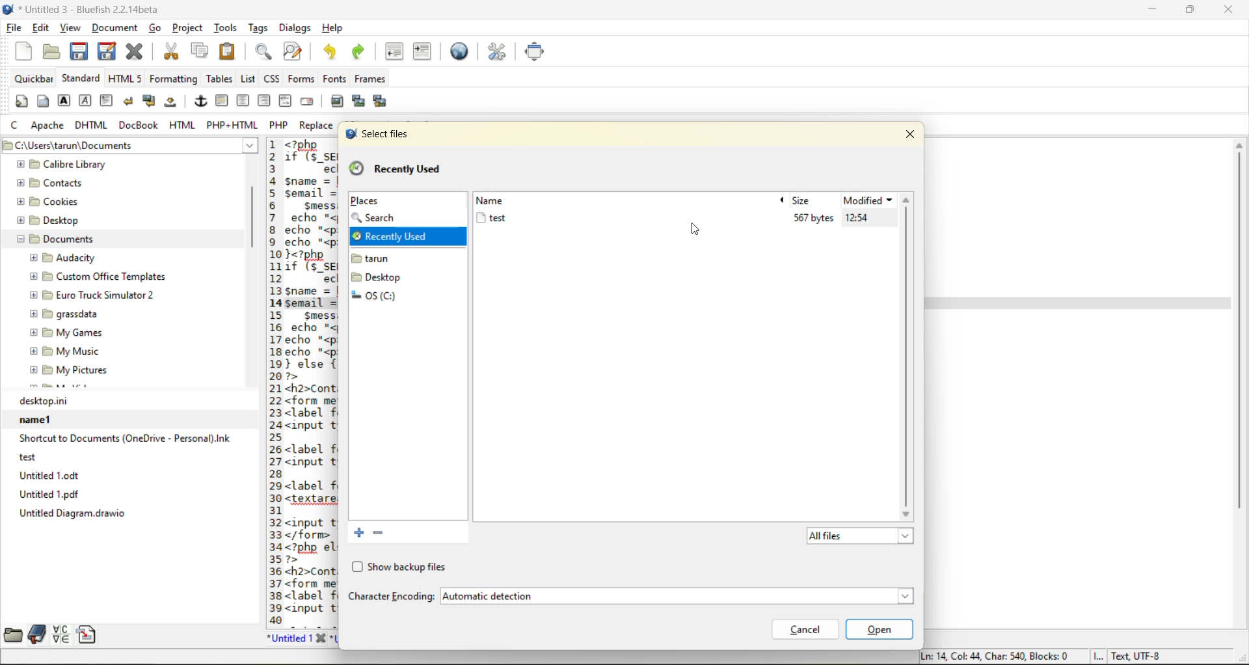 The height and width of the screenshot is (665, 1249). What do you see at coordinates (201, 103) in the screenshot?
I see `anchor` at bounding box center [201, 103].